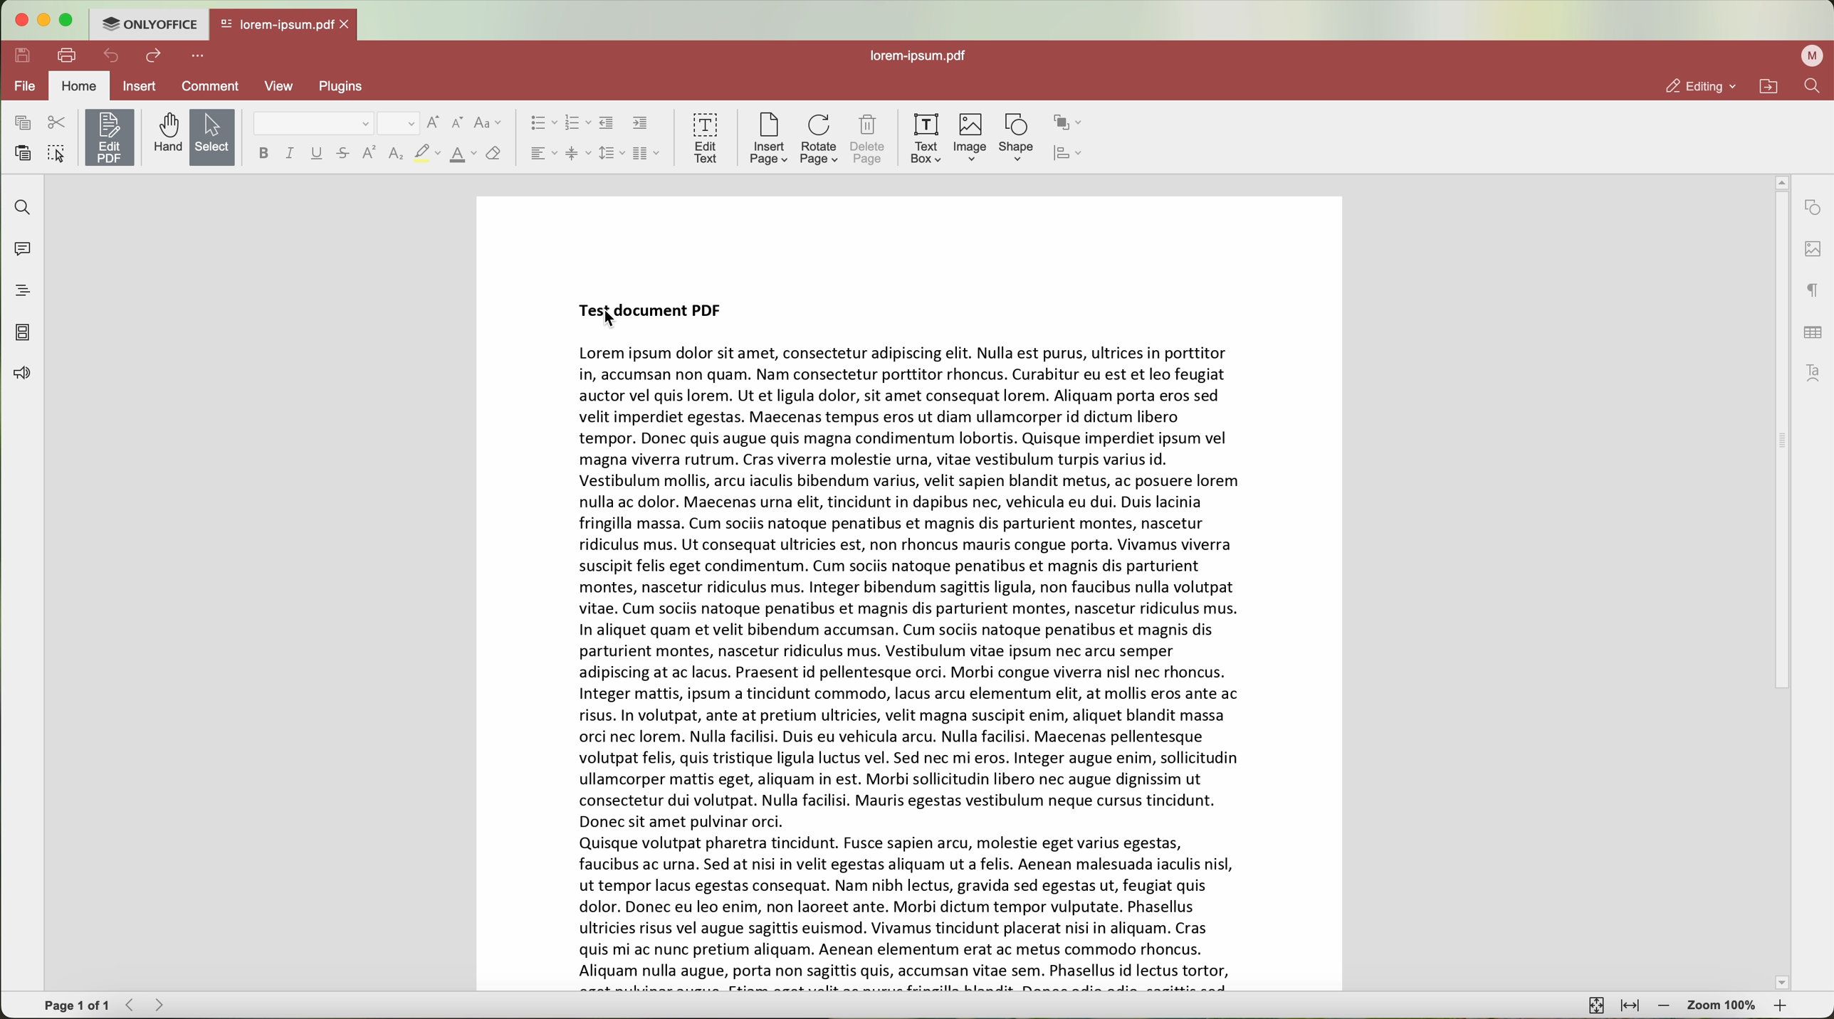 The image size is (1834, 1019). I want to click on open file location, so click(1770, 86).